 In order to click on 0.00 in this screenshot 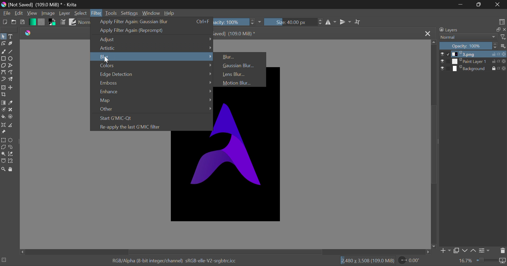, I will do `click(410, 261)`.